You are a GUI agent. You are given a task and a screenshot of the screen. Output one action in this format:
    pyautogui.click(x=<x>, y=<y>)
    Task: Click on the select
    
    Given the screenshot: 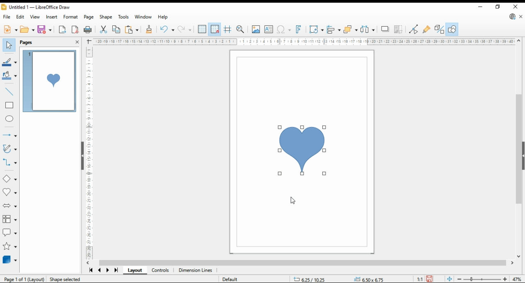 What is the action you would take?
    pyautogui.click(x=9, y=45)
    